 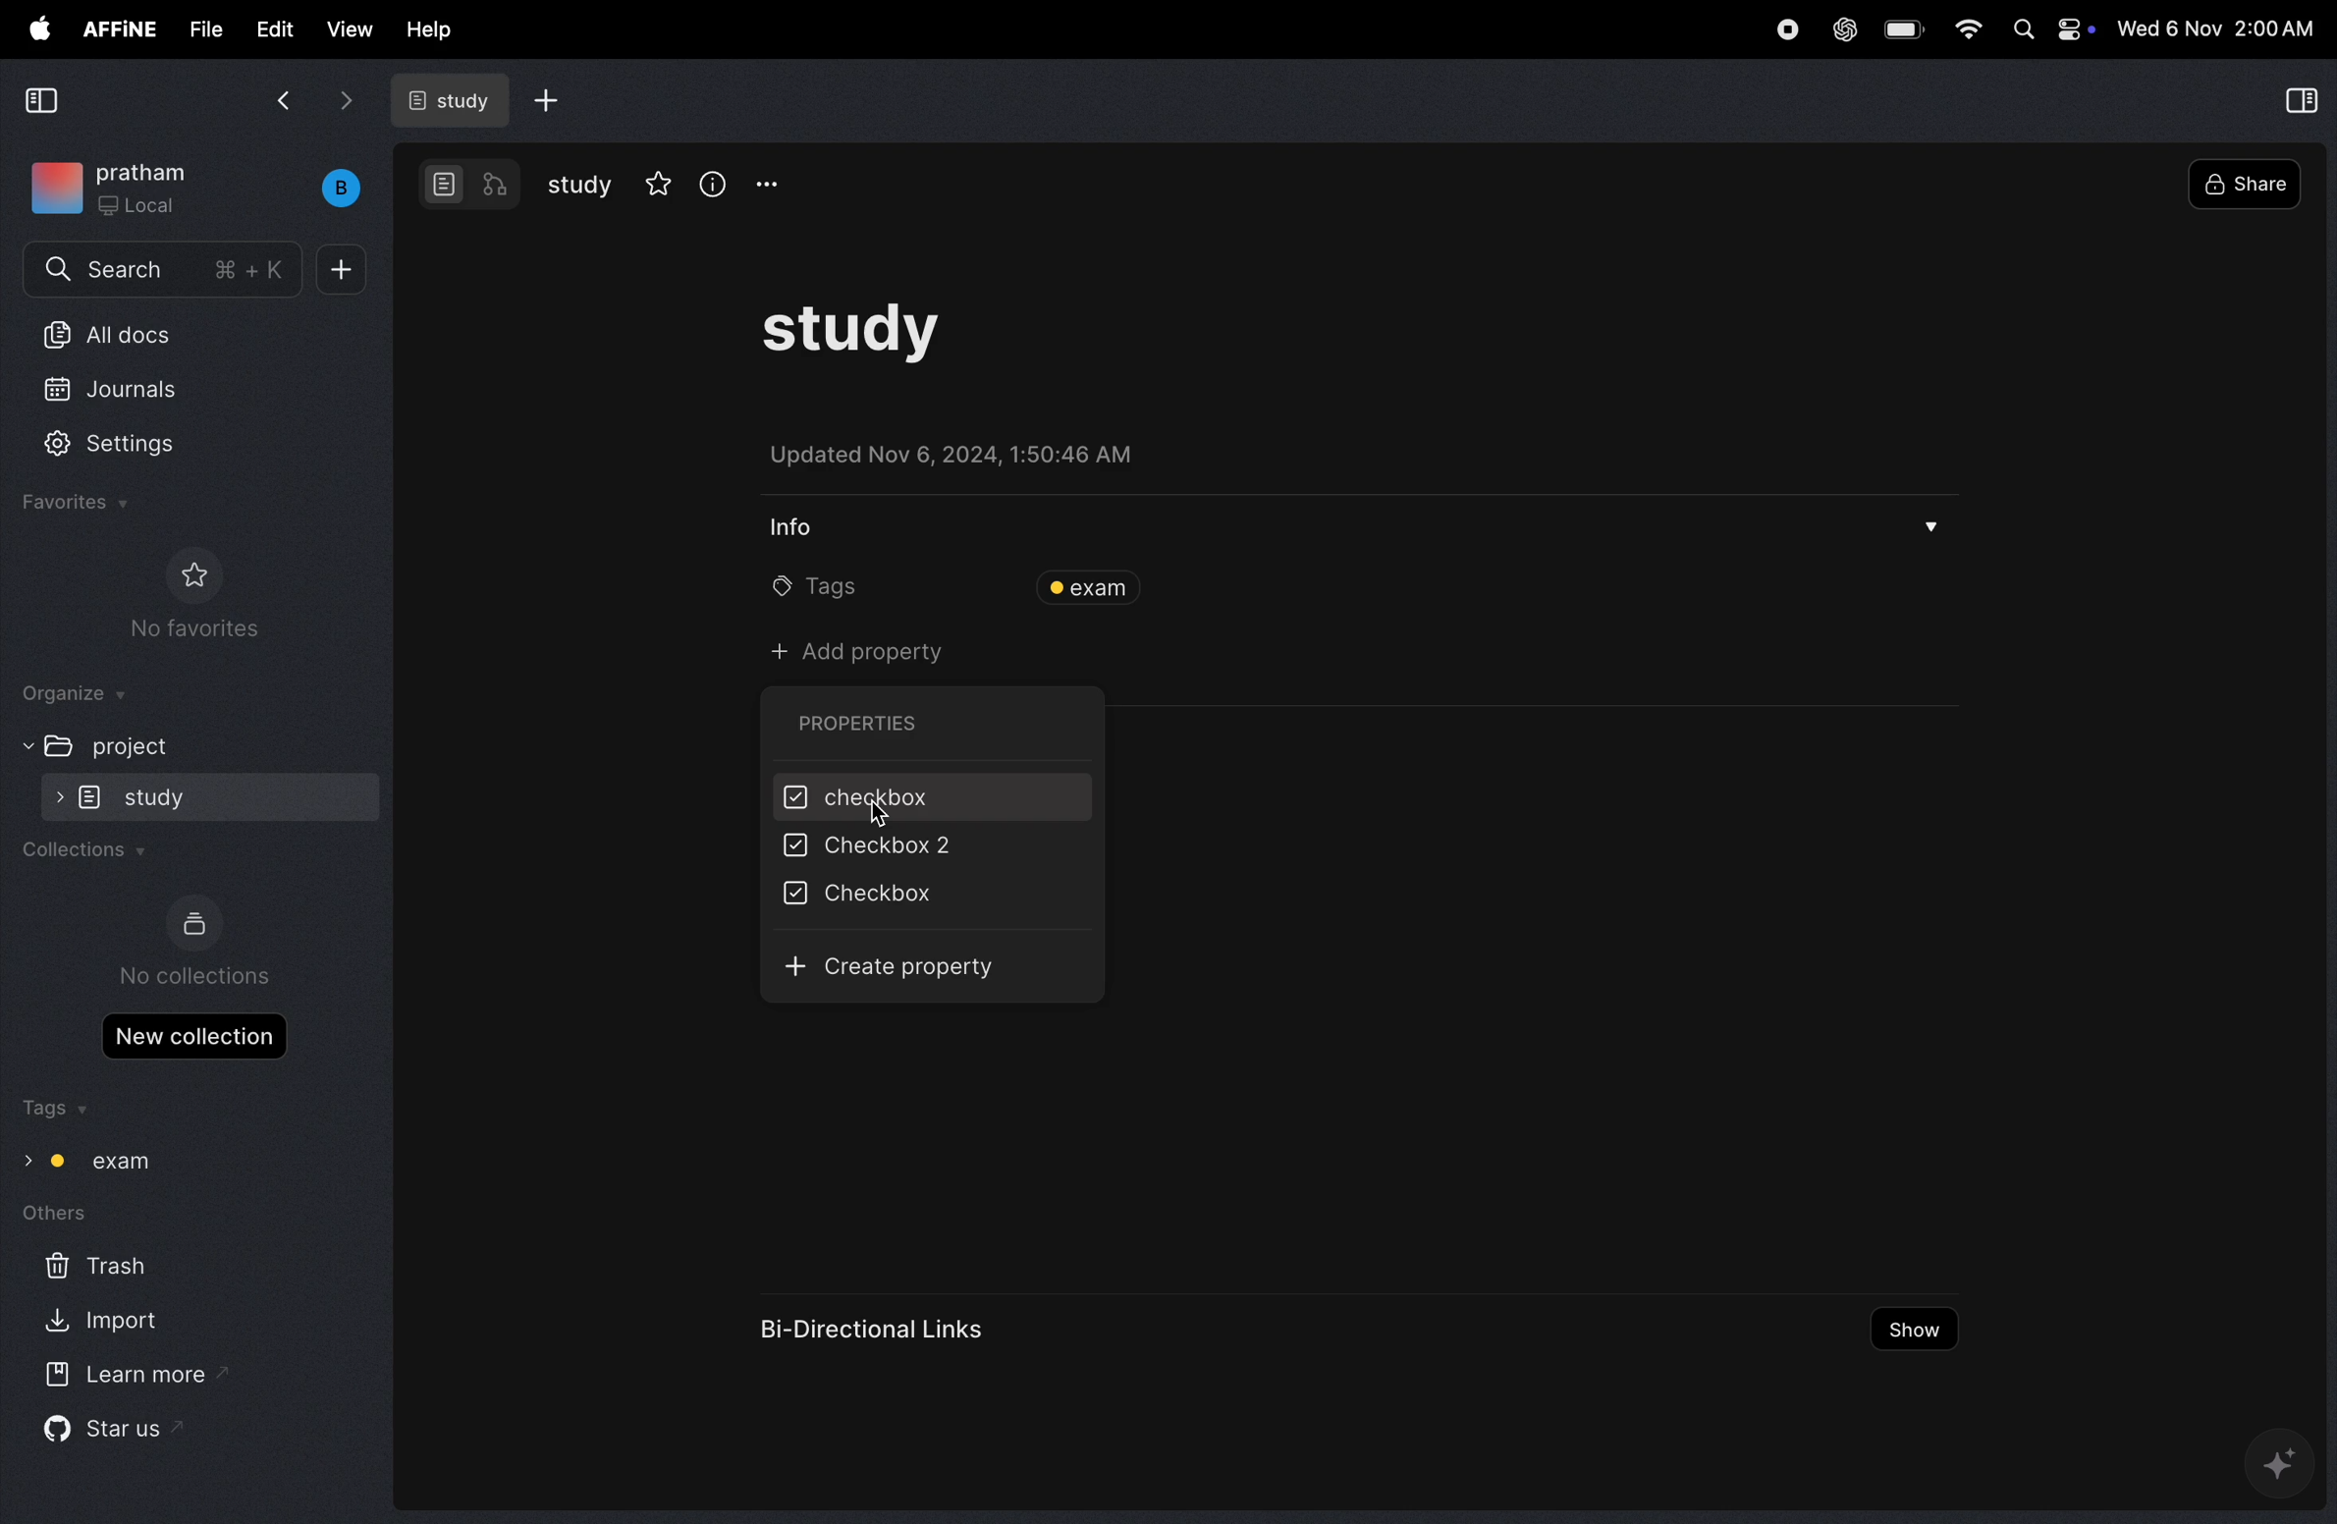 I want to click on show, so click(x=1914, y=1330).